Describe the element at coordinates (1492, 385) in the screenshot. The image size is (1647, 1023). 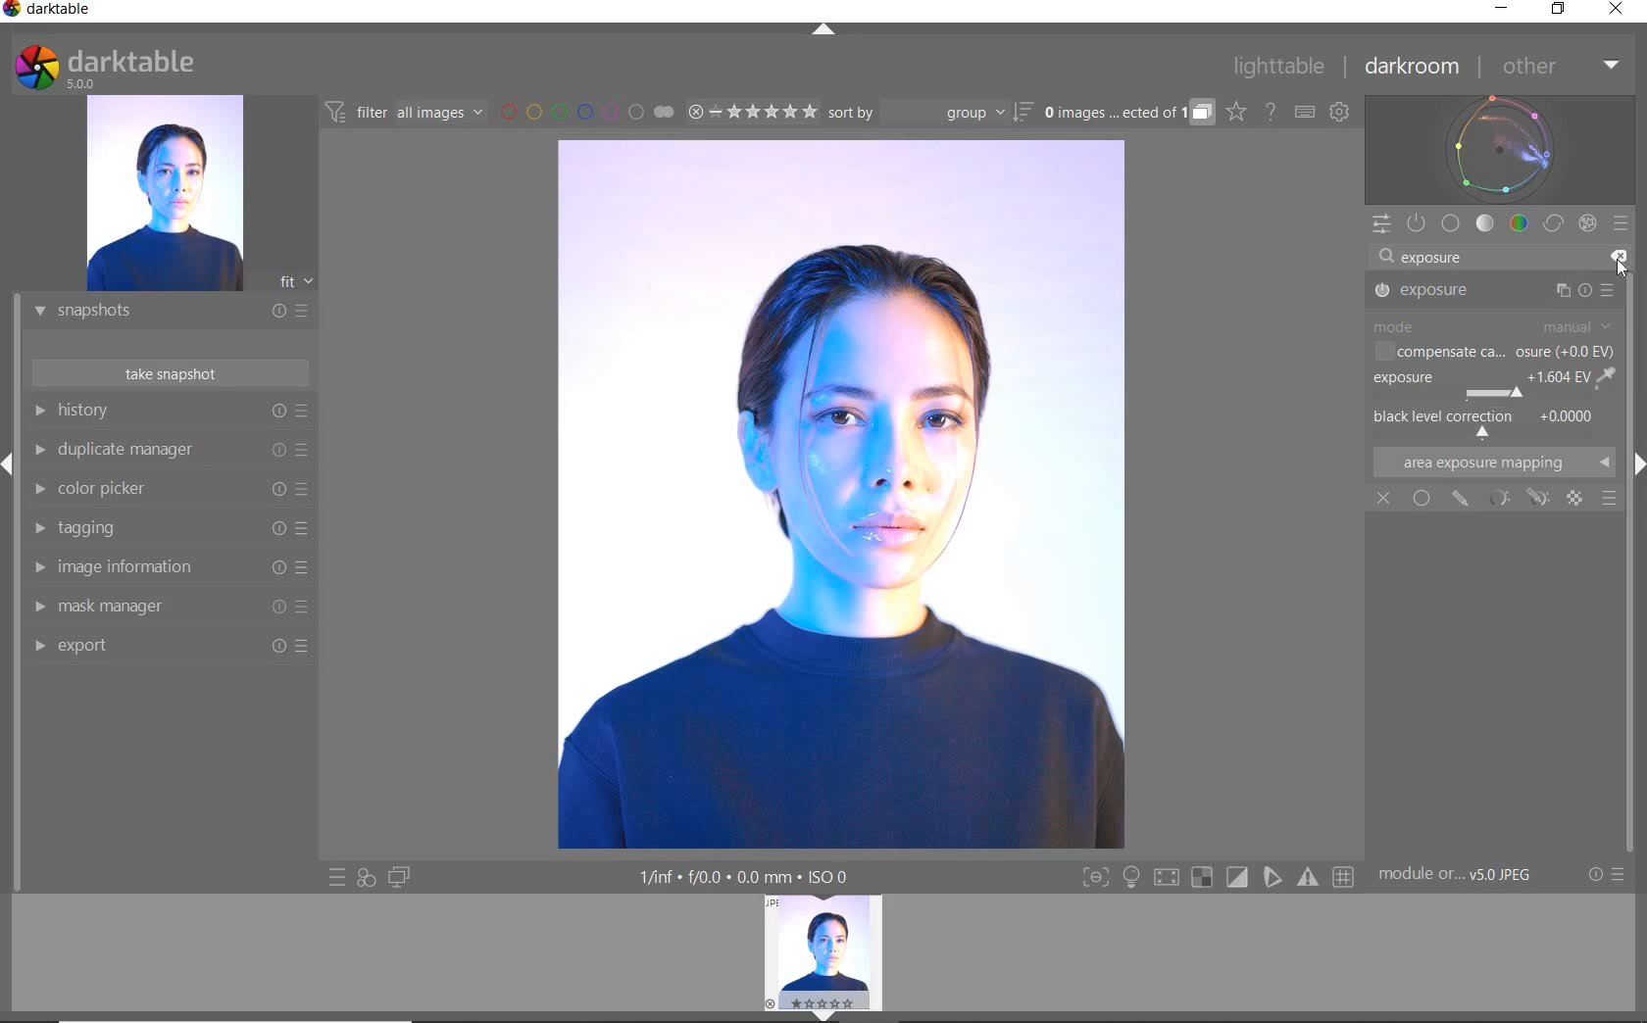
I see `EXPOSURE` at that location.